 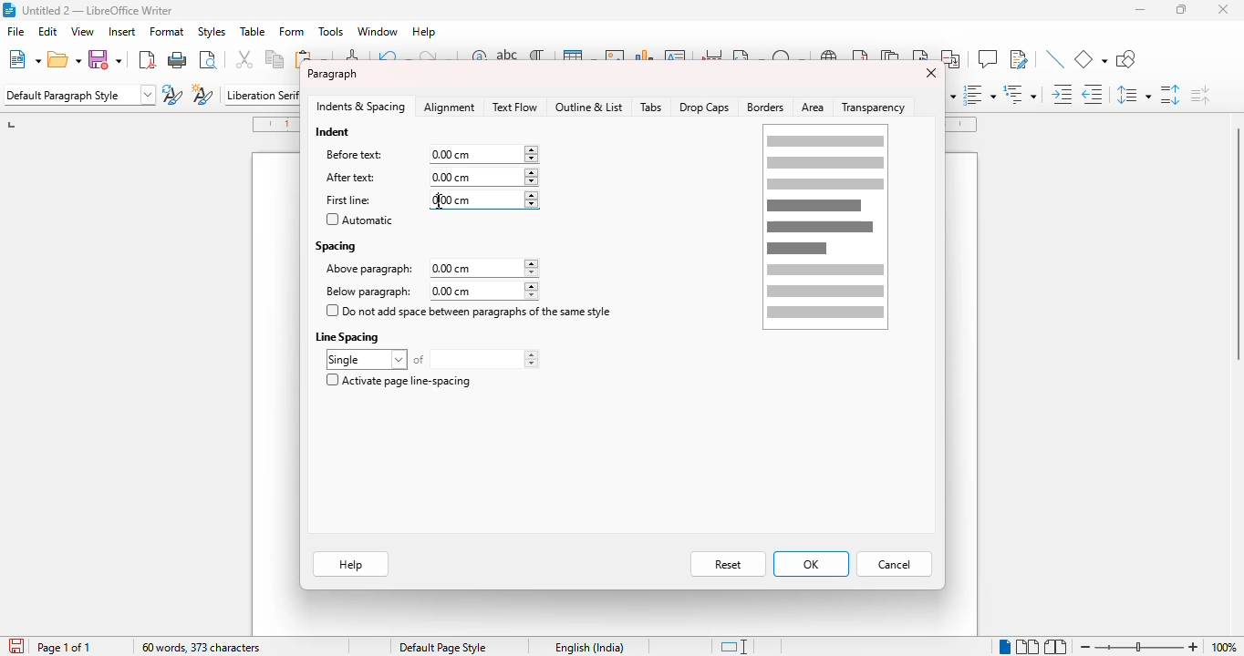 What do you see at coordinates (451, 108) in the screenshot?
I see `alignment` at bounding box center [451, 108].